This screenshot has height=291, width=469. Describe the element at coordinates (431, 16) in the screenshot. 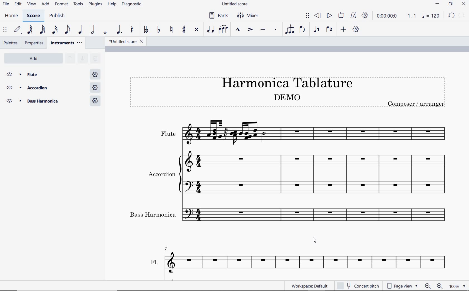

I see `NOTE` at that location.